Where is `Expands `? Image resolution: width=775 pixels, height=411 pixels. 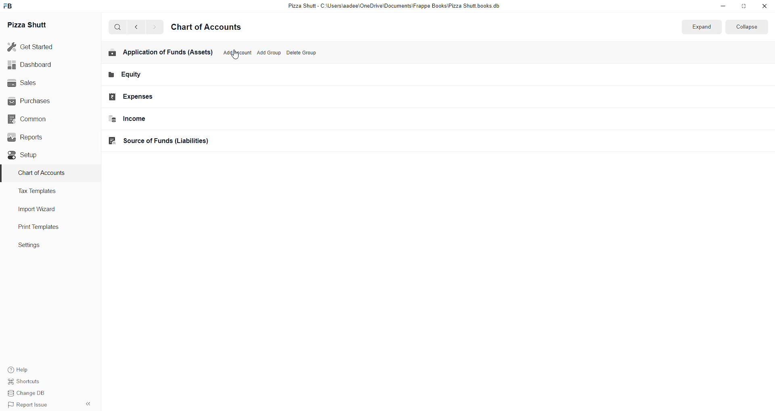
Expands  is located at coordinates (704, 28).